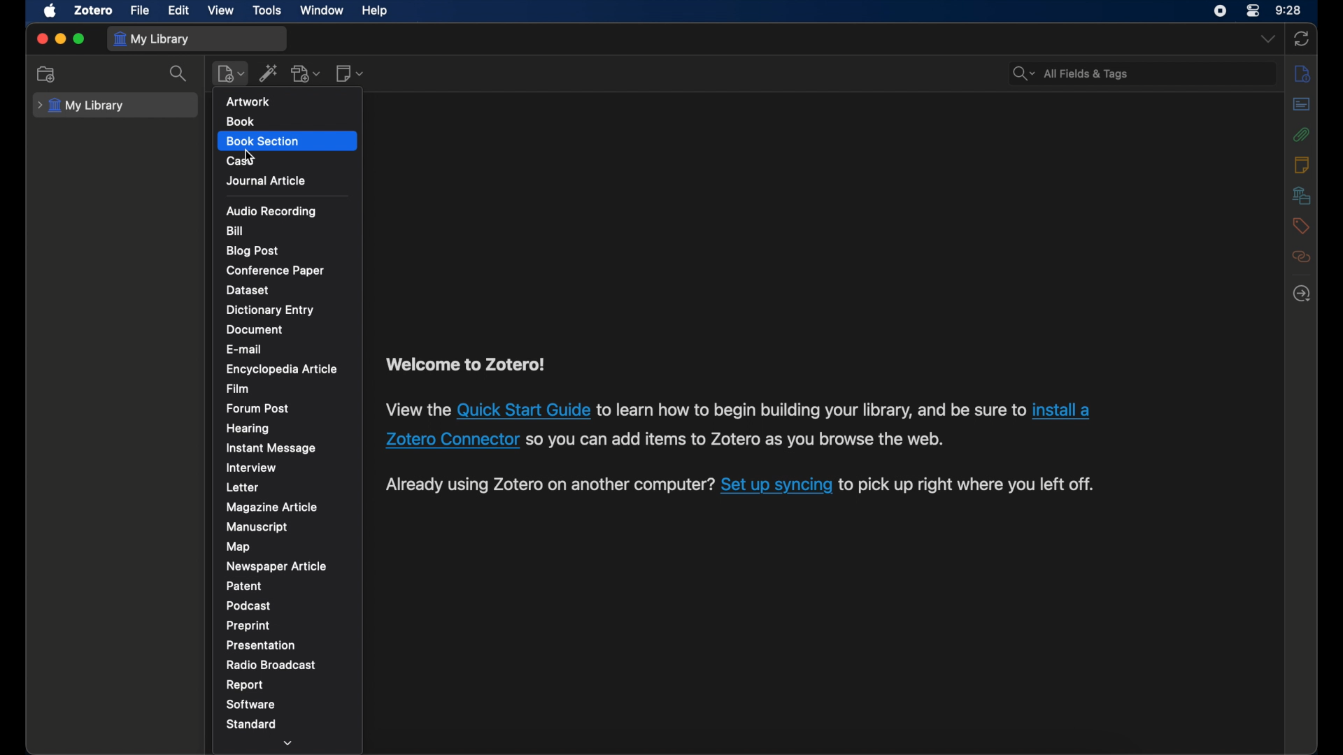 Image resolution: width=1343 pixels, height=755 pixels. What do you see at coordinates (281, 368) in the screenshot?
I see `encyclopedia article` at bounding box center [281, 368].